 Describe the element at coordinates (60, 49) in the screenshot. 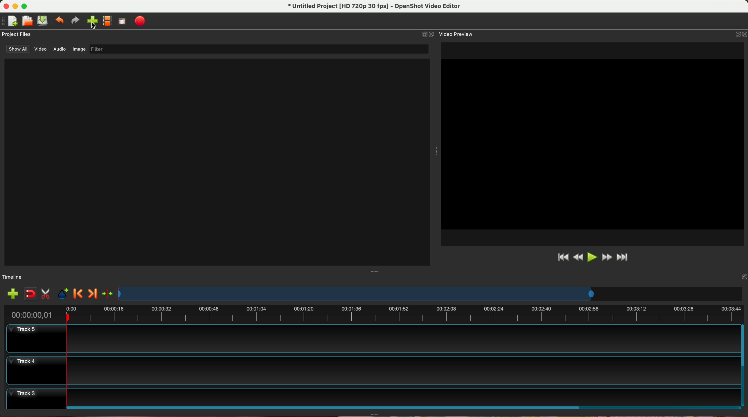

I see `audio` at that location.